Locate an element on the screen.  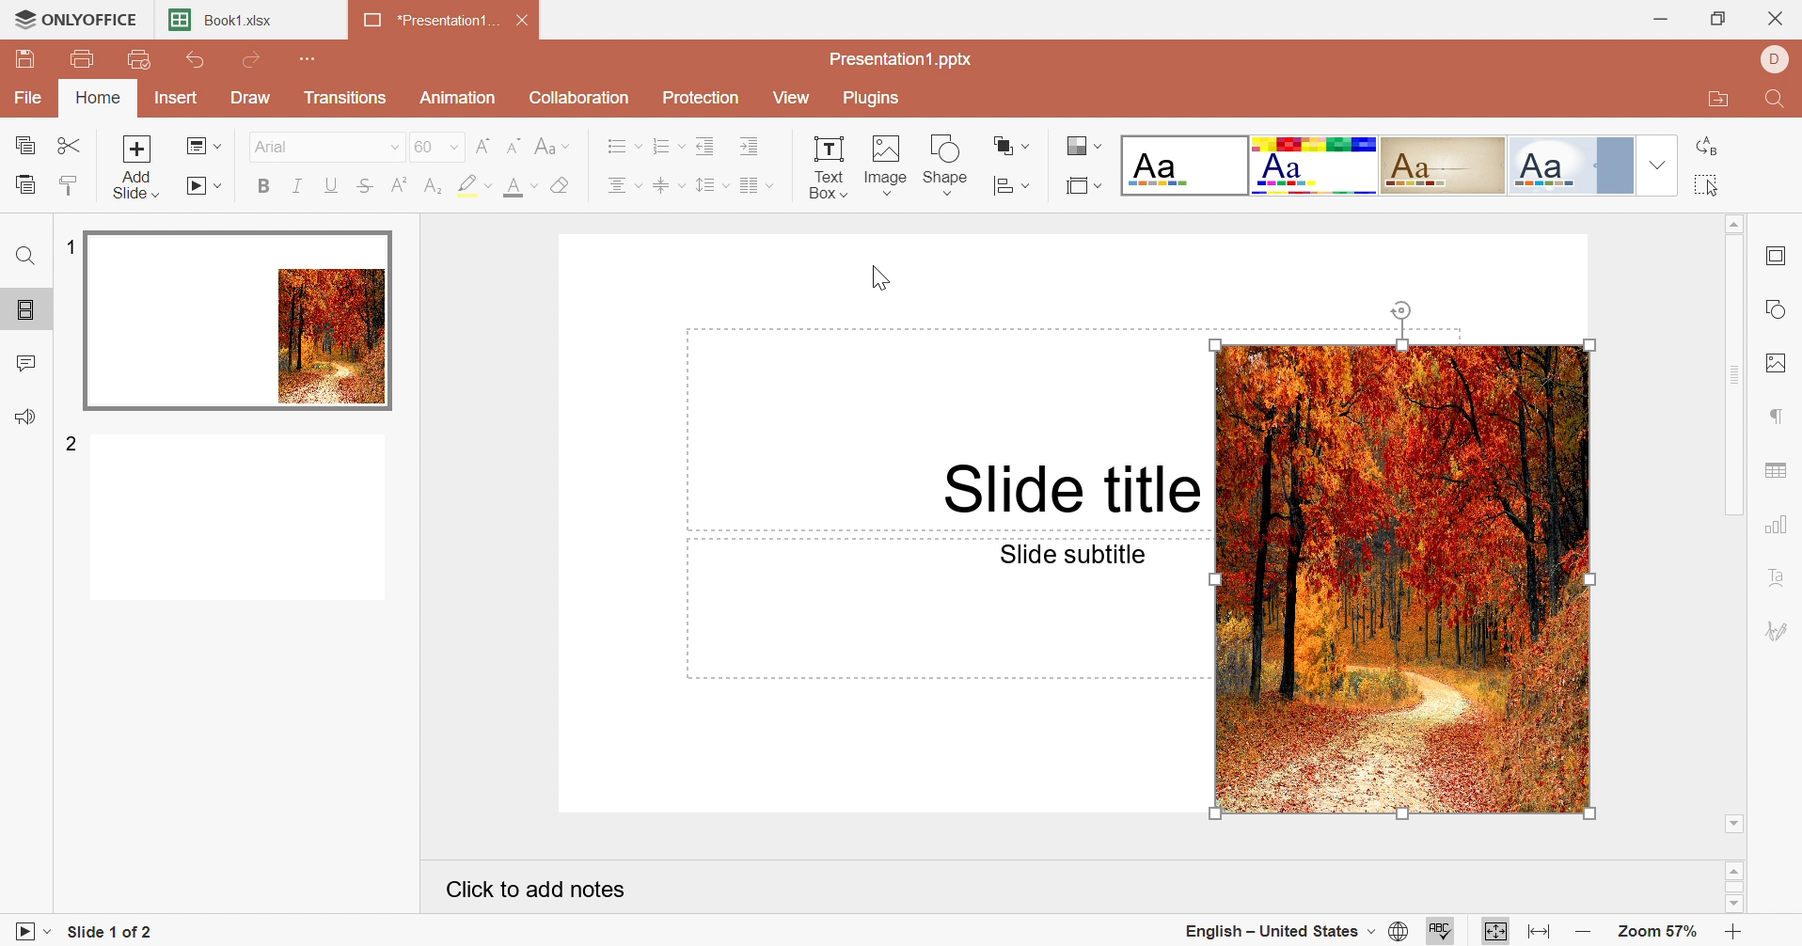
Basic is located at coordinates (1315, 167).